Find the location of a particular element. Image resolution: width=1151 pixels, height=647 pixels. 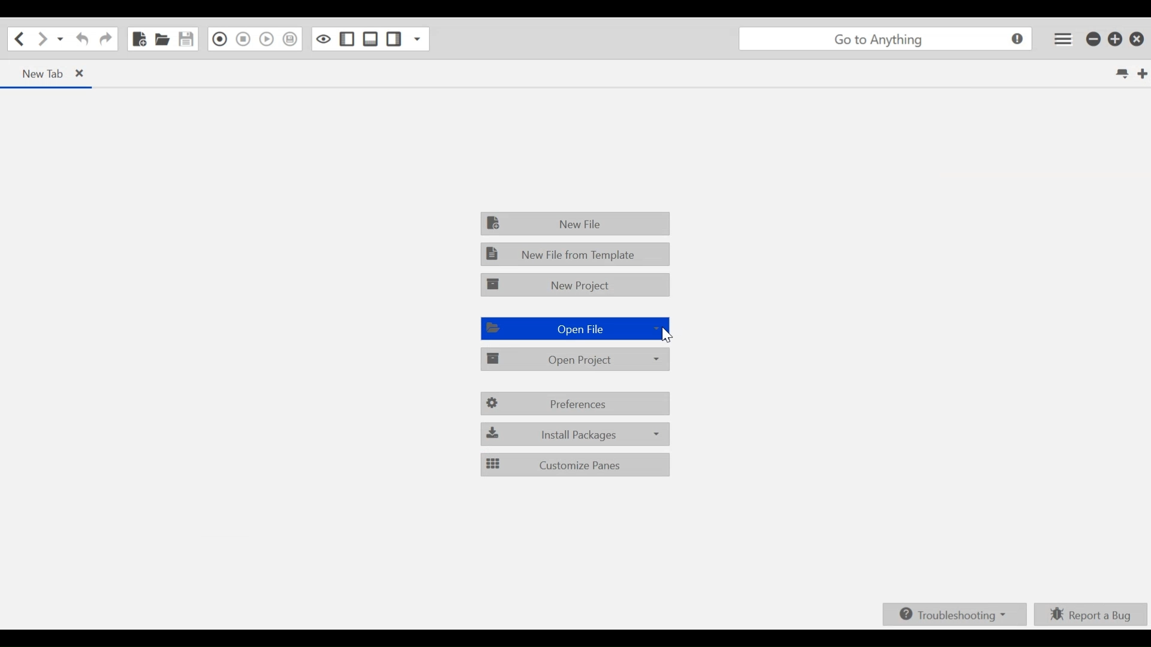

Open File is located at coordinates (574, 329).